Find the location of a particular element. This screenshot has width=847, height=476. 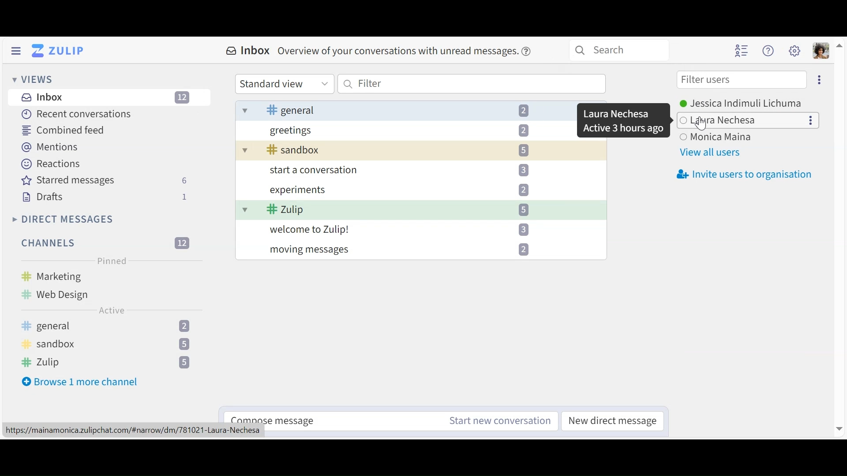

Start new conversations is located at coordinates (498, 420).